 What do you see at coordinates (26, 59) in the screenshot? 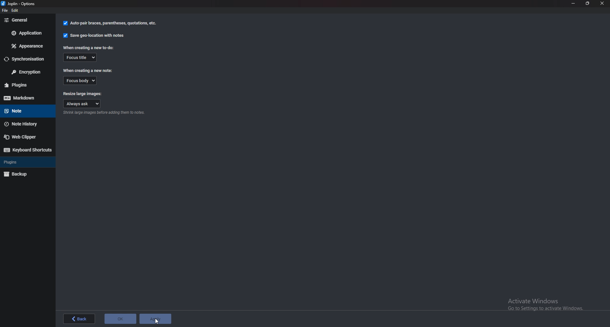
I see `Synchronize` at bounding box center [26, 59].